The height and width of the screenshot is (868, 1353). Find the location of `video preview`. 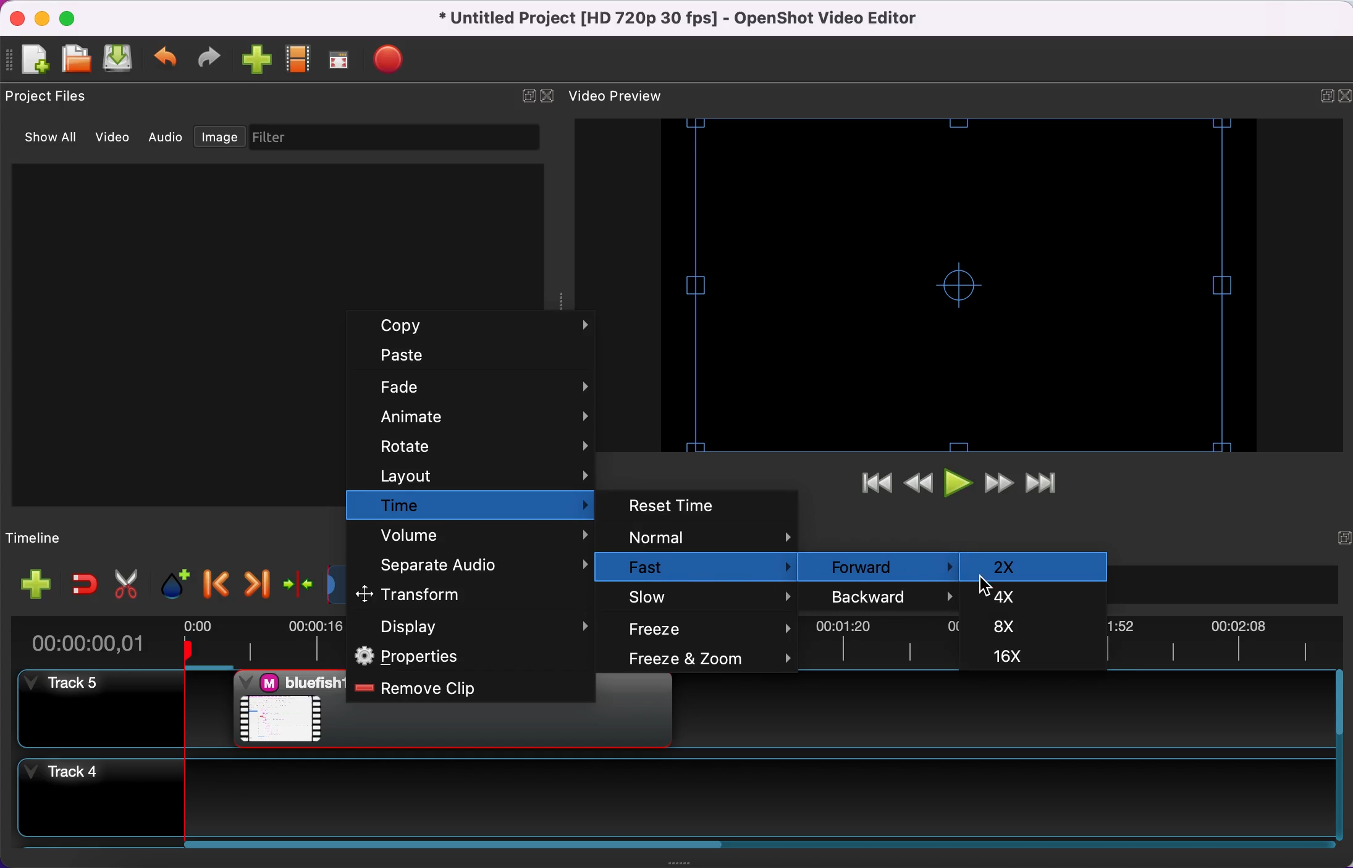

video preview is located at coordinates (957, 286).